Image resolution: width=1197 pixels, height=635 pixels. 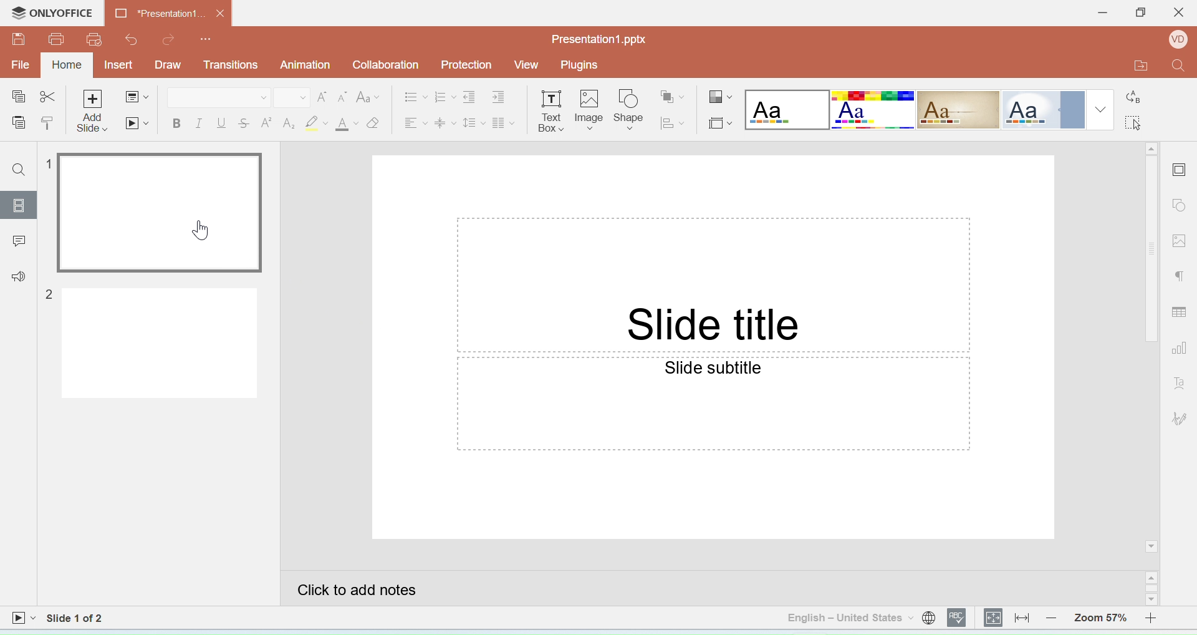 I want to click on Copy, so click(x=17, y=97).